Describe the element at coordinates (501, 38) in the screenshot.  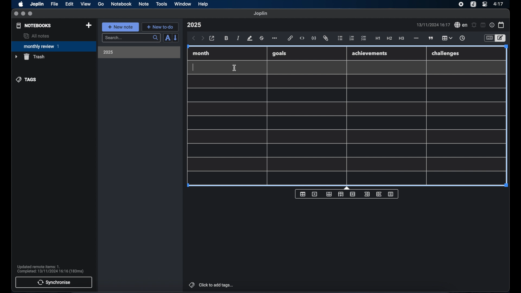
I see `toggle editor` at that location.